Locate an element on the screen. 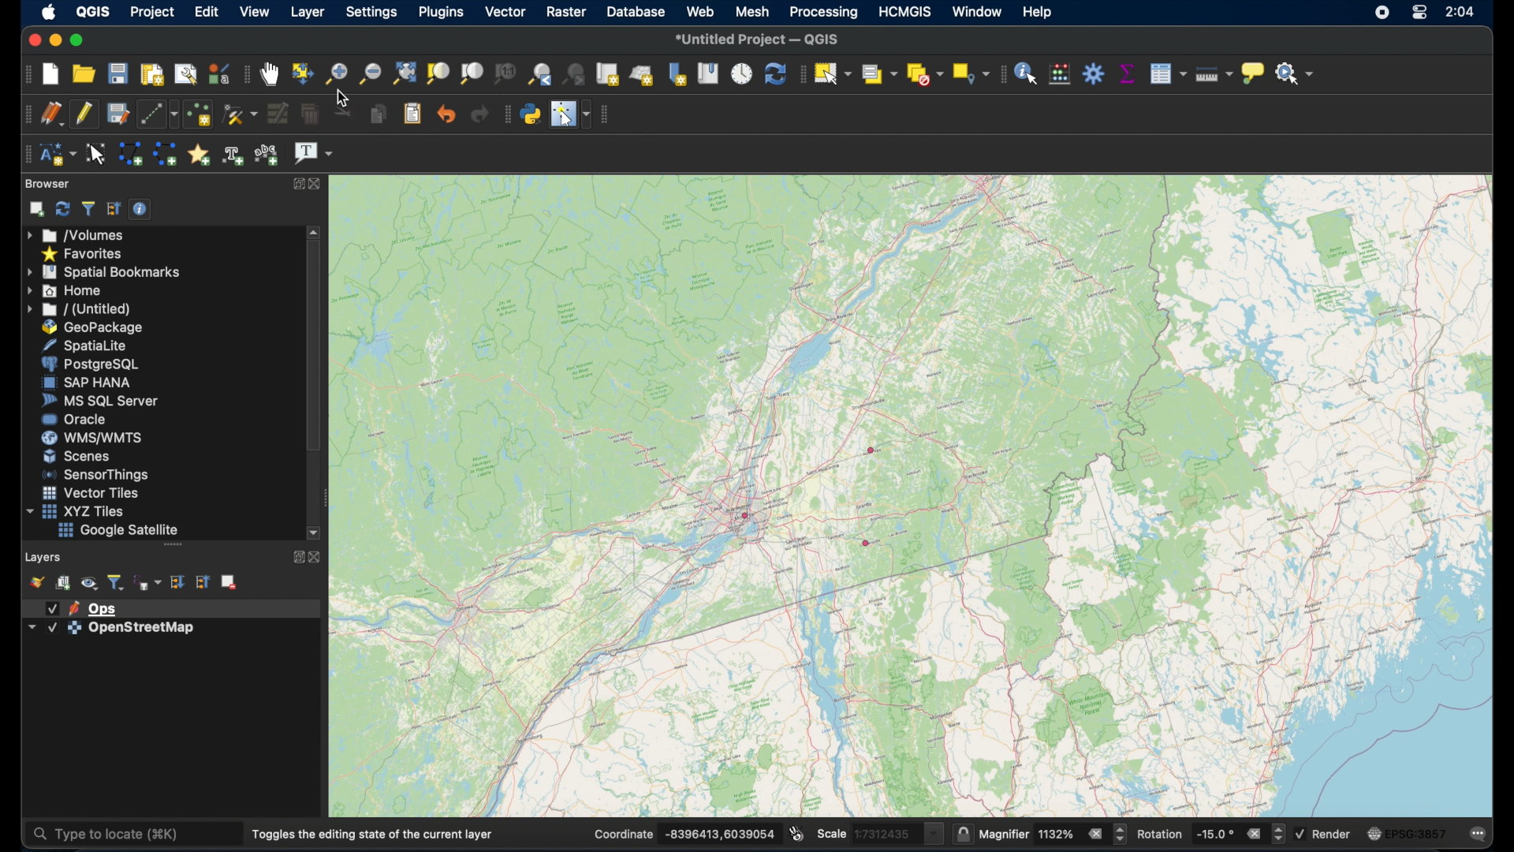 The image size is (1514, 852). select features by value is located at coordinates (878, 74).